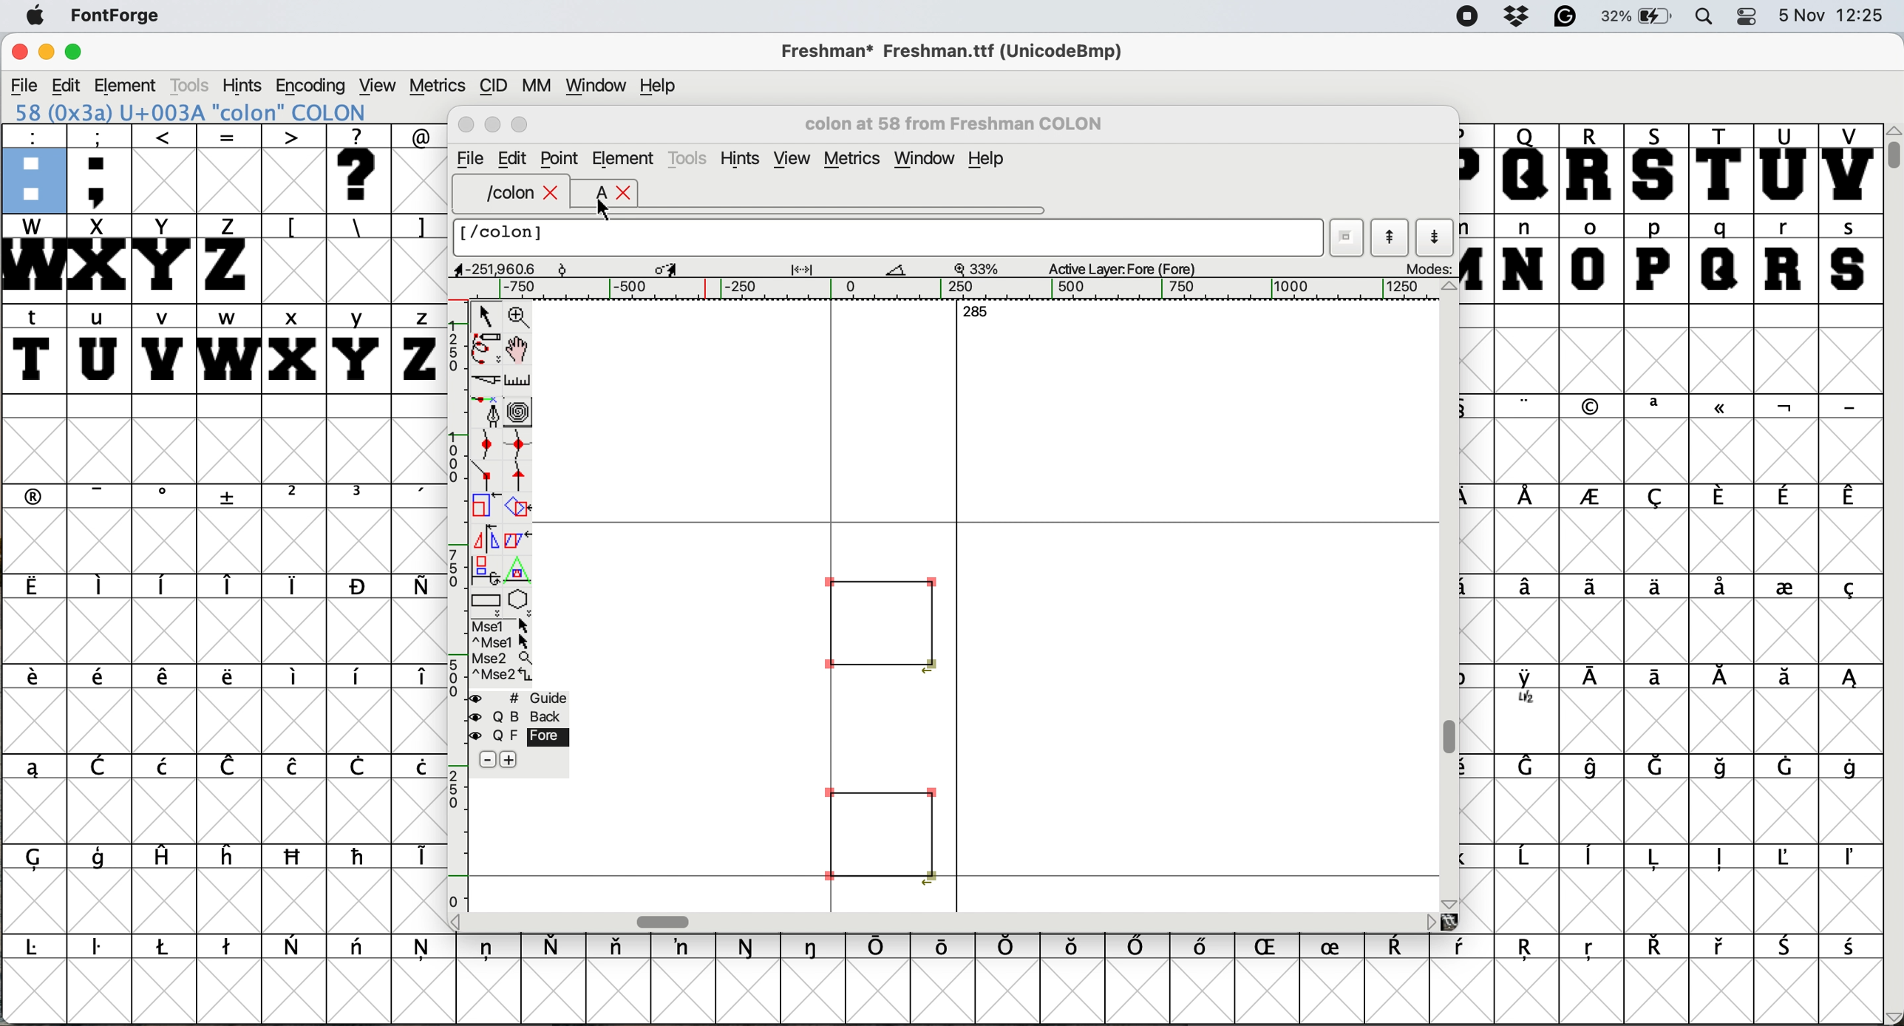  I want to click on x, so click(292, 348).